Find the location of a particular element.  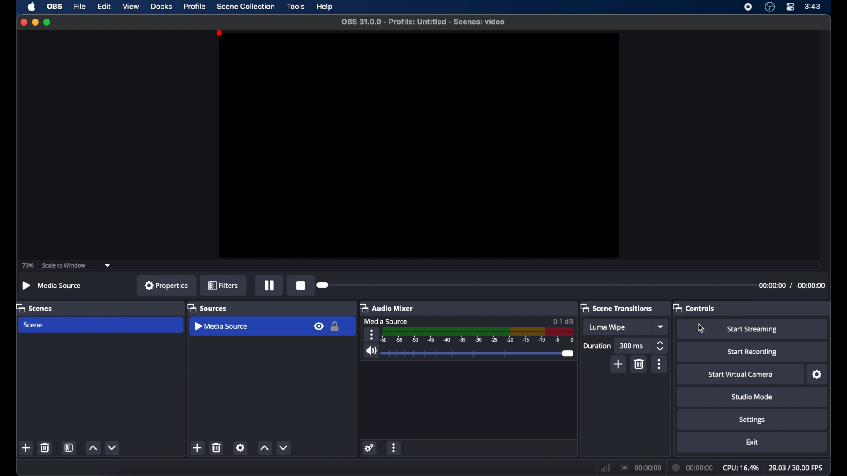

exit is located at coordinates (753, 443).